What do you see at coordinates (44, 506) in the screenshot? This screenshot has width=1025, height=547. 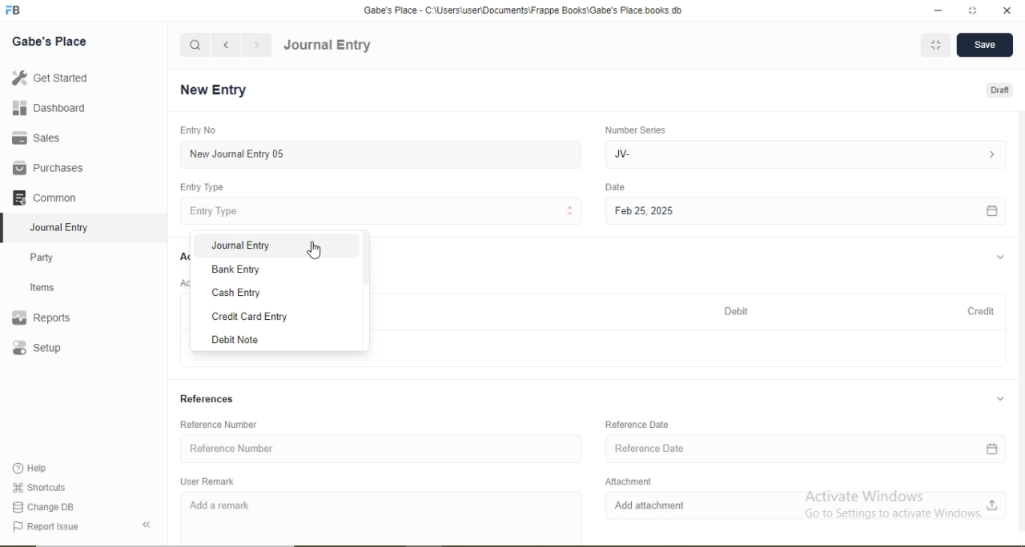 I see `Change DB` at bounding box center [44, 506].